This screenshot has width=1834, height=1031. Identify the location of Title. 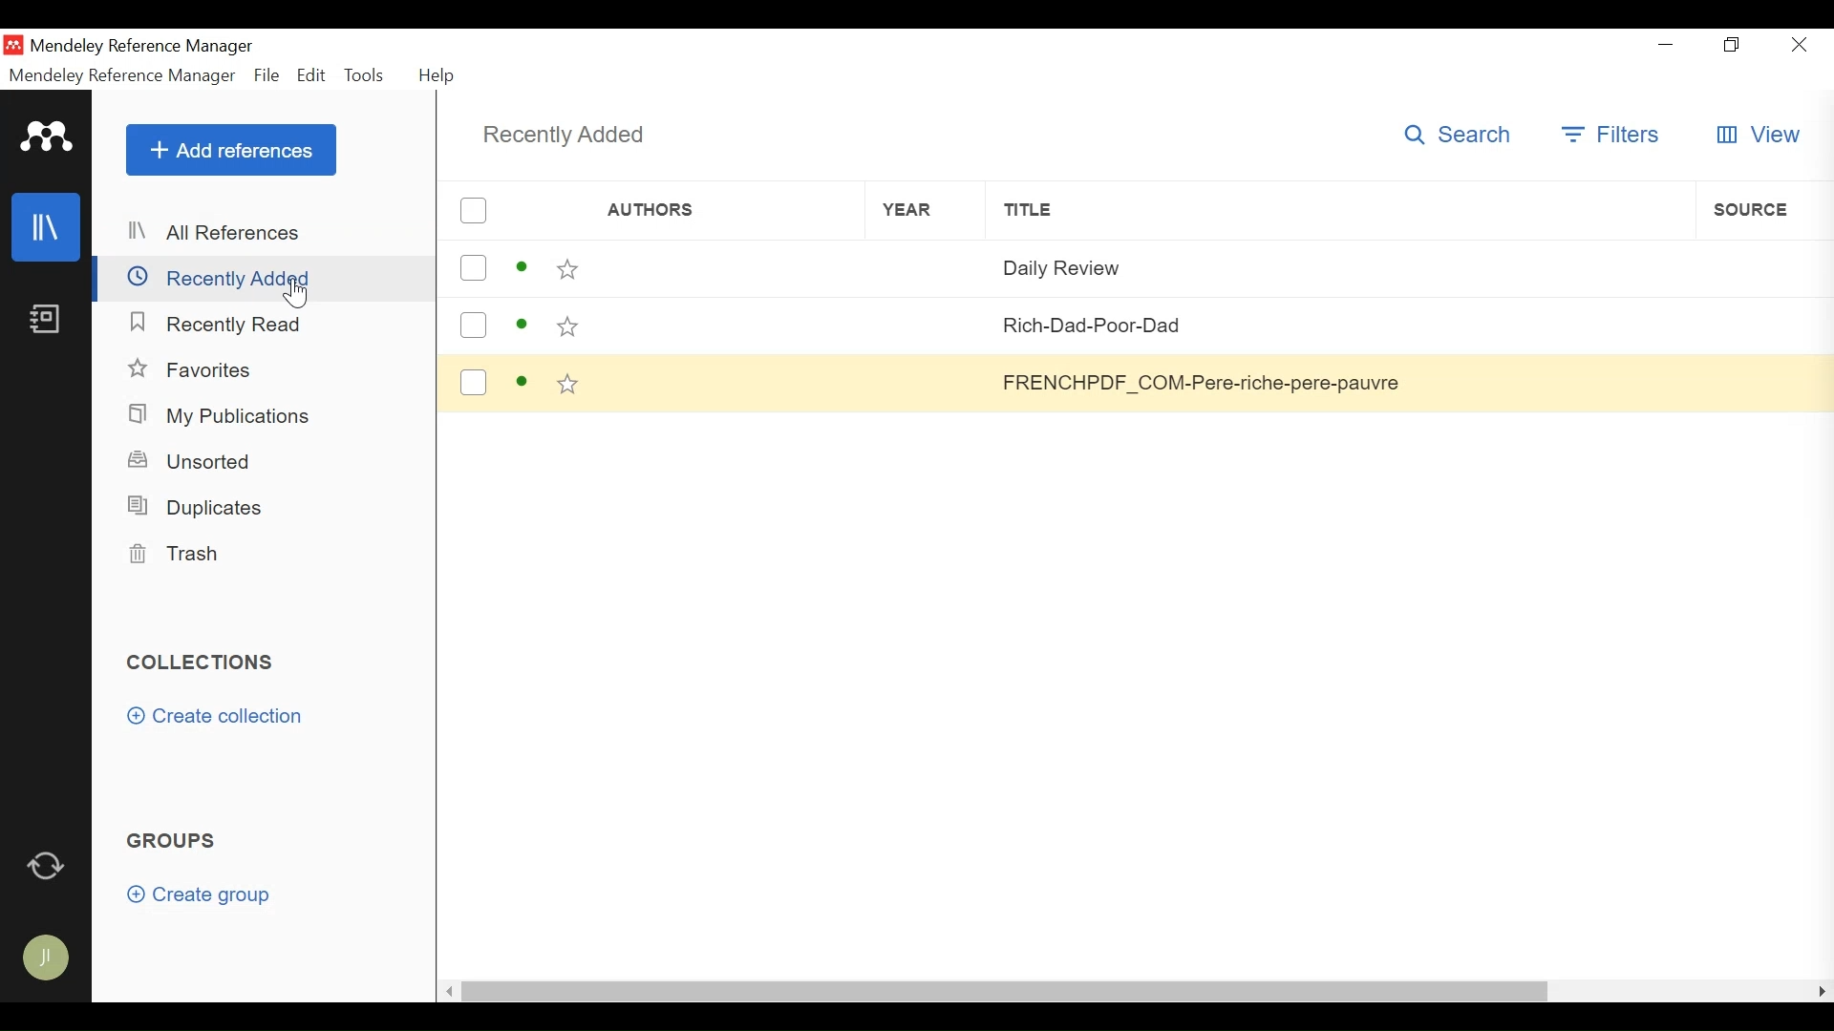
(1334, 325).